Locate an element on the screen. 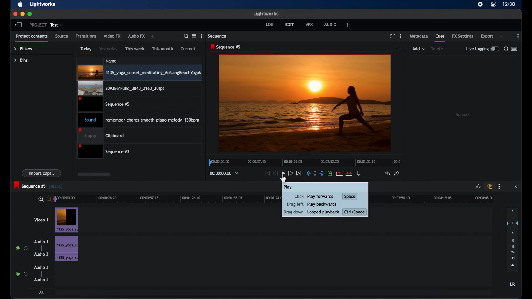 Image resolution: width=532 pixels, height=299 pixels. audio clip is located at coordinates (139, 120).